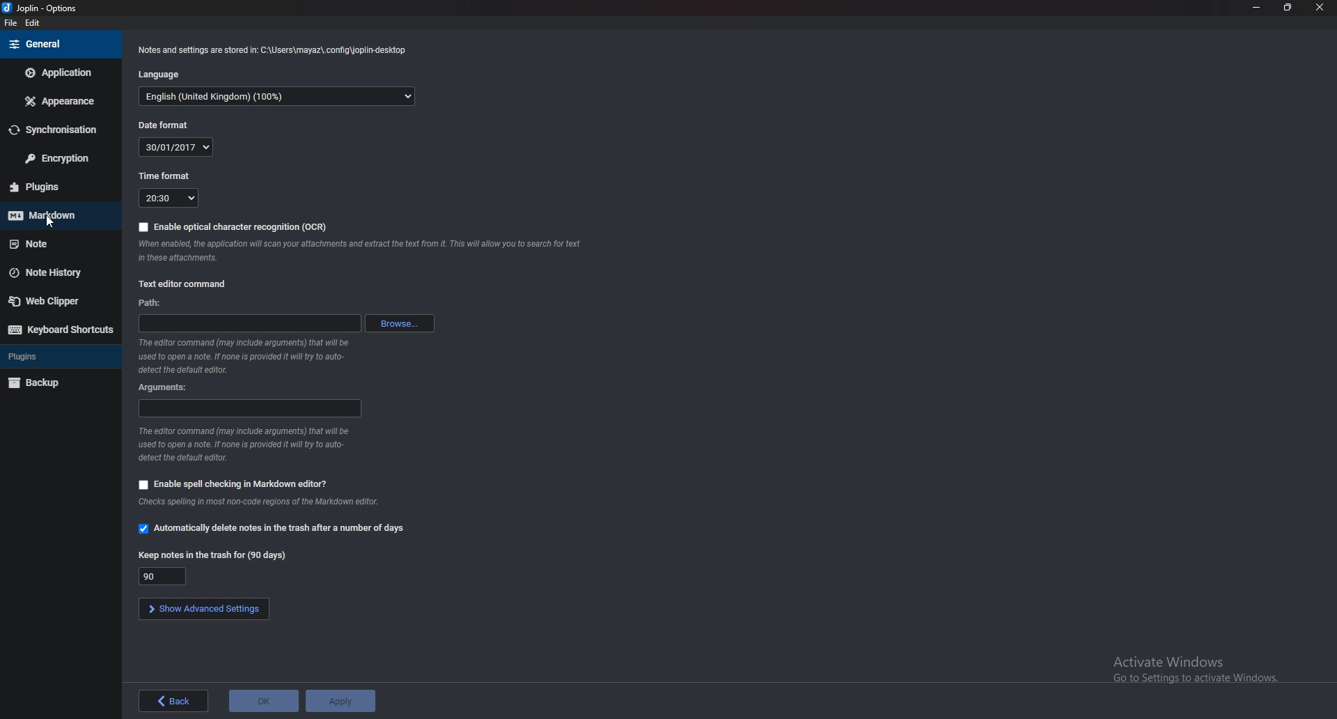 This screenshot has width=1337, height=719. Describe the element at coordinates (55, 302) in the screenshot. I see `Web clipper` at that location.